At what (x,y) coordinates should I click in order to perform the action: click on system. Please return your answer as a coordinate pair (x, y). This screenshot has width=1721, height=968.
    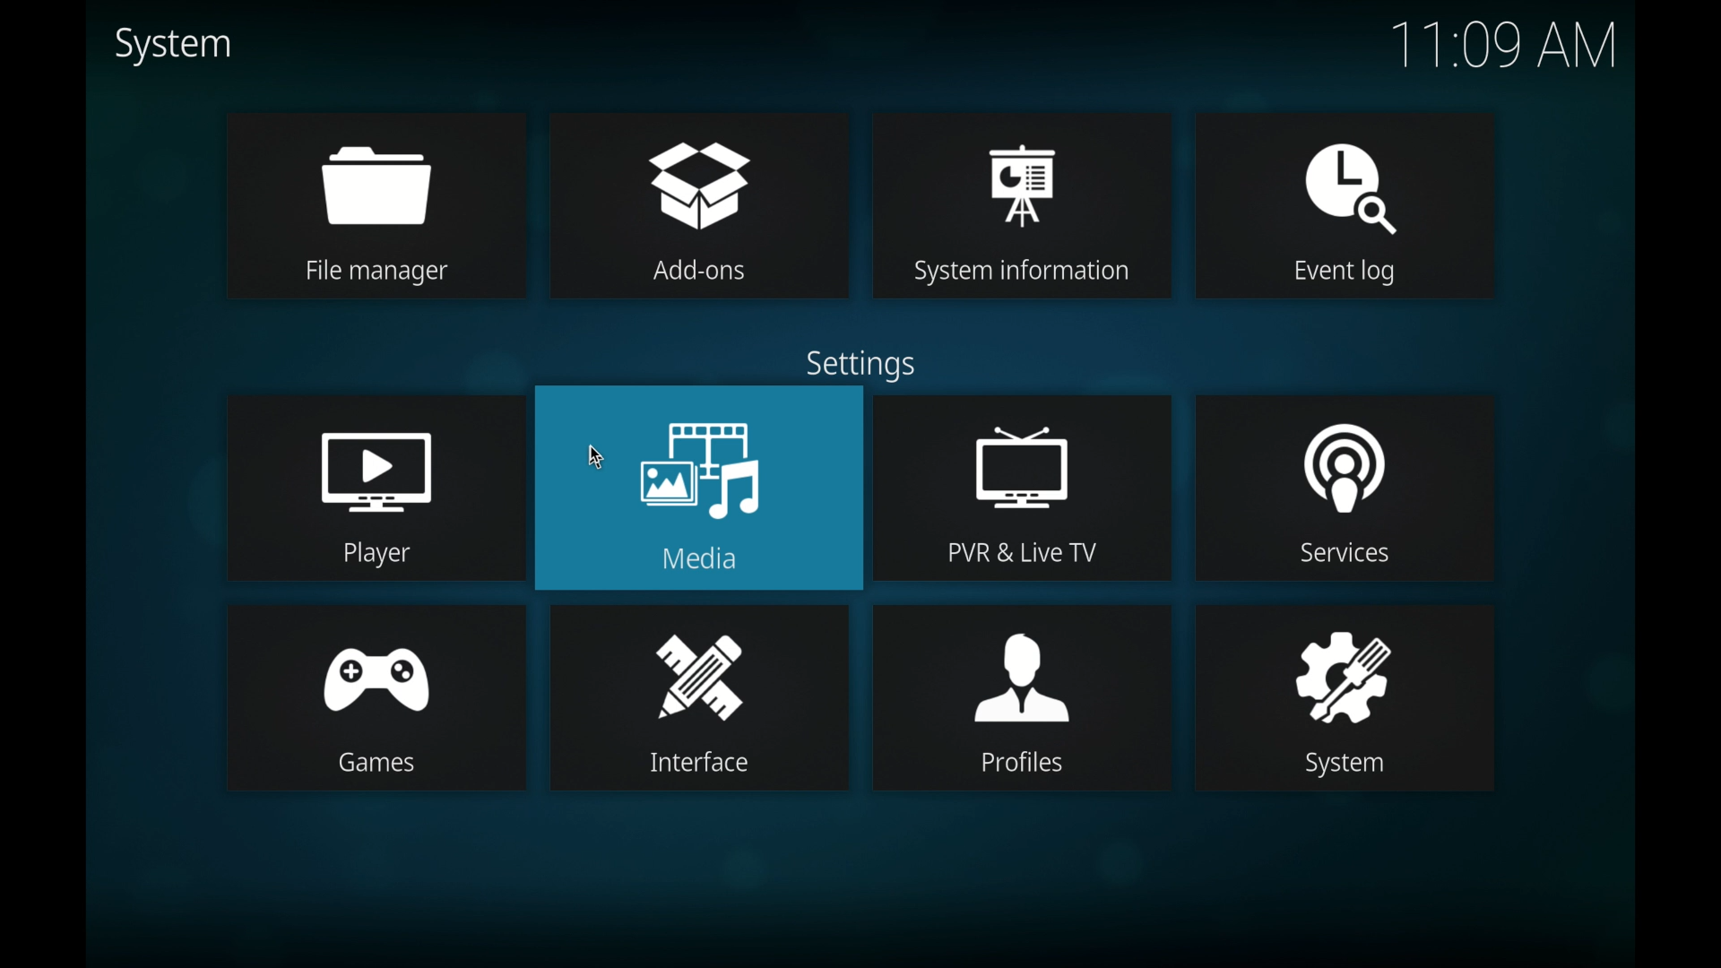
    Looking at the image, I should click on (173, 47).